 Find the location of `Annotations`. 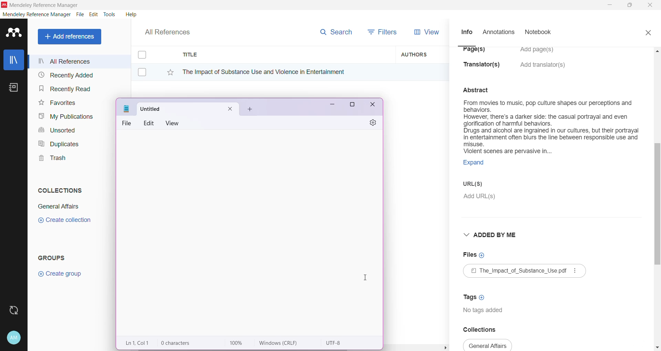

Annotations is located at coordinates (498, 32).